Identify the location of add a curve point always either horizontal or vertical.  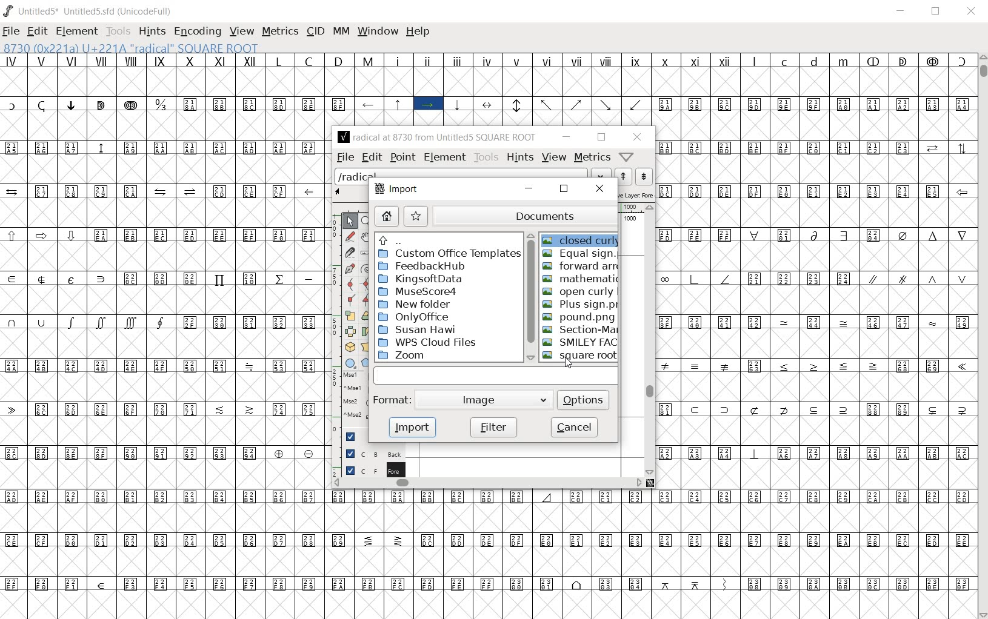
(350, 283).